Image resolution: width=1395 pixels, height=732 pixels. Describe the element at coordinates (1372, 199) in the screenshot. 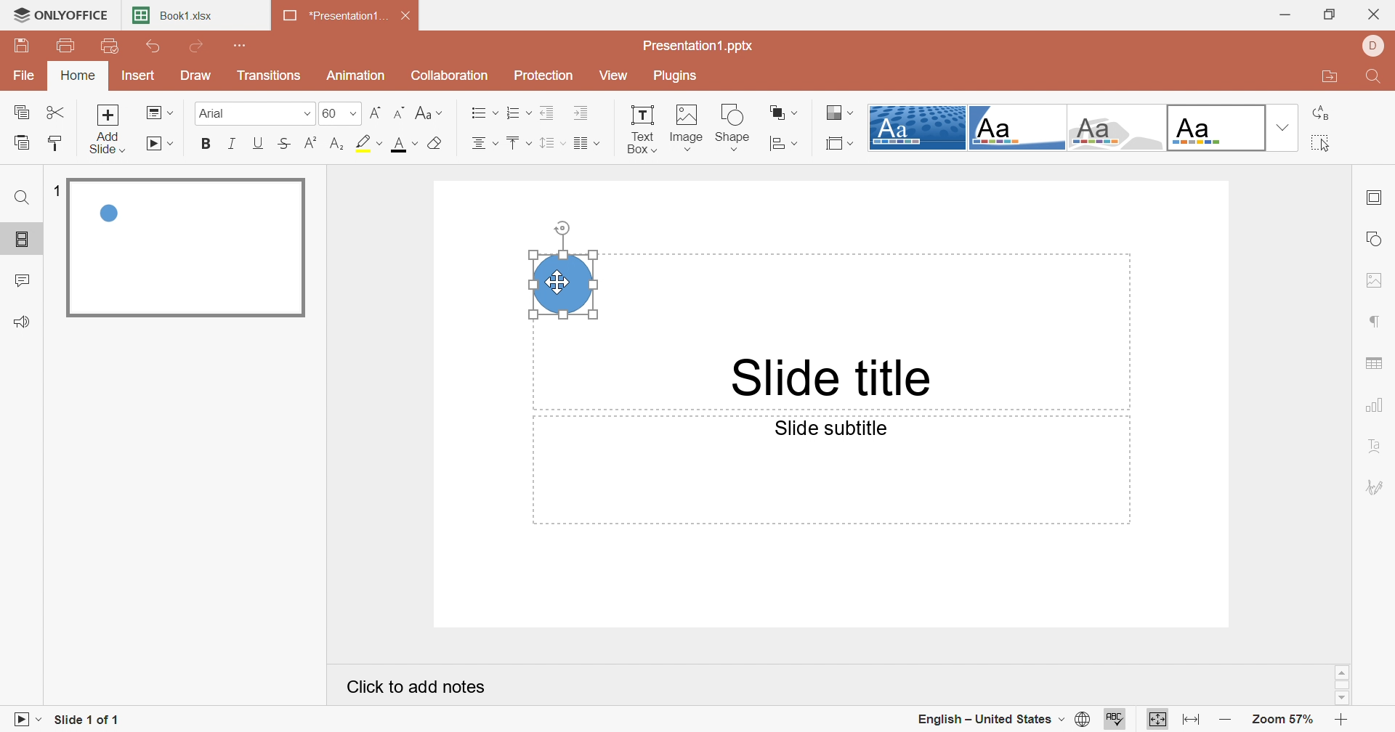

I see `Slide settings` at that location.